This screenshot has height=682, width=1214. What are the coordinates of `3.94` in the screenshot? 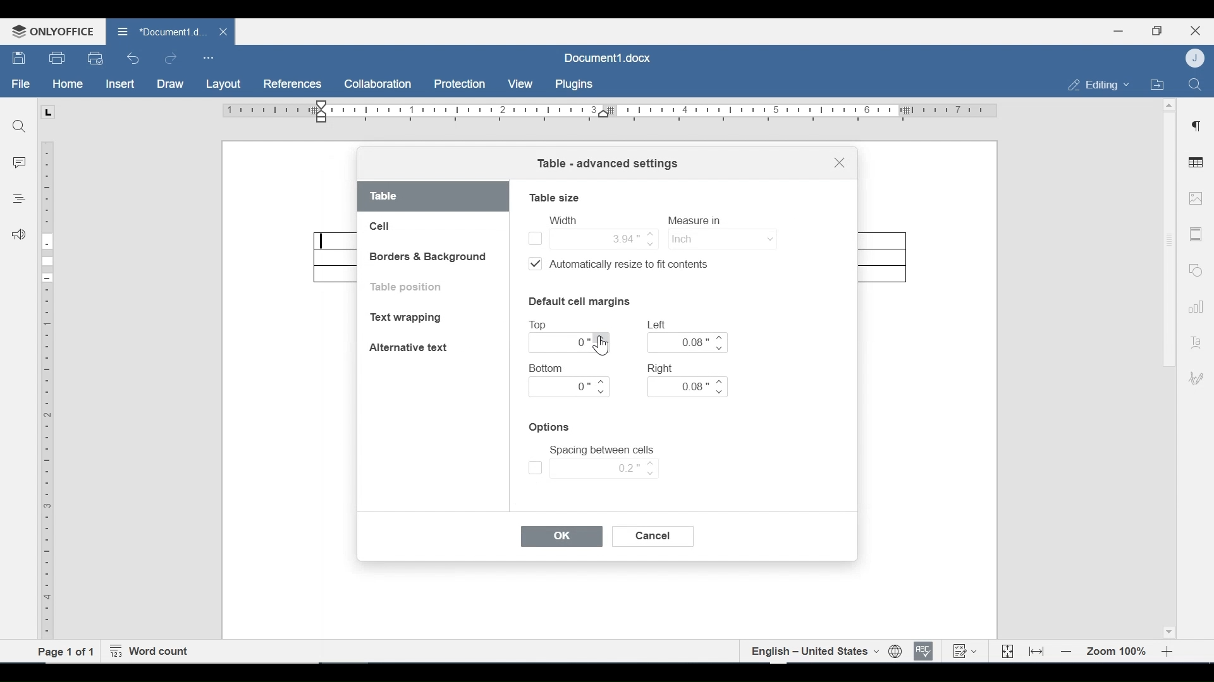 It's located at (592, 237).